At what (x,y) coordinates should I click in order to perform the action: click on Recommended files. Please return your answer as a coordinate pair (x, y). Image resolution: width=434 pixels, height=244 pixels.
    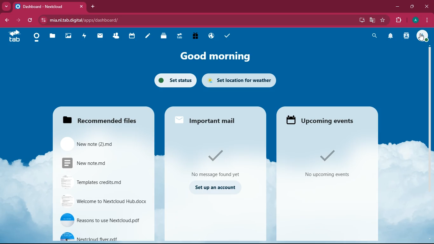
    Looking at the image, I should click on (102, 119).